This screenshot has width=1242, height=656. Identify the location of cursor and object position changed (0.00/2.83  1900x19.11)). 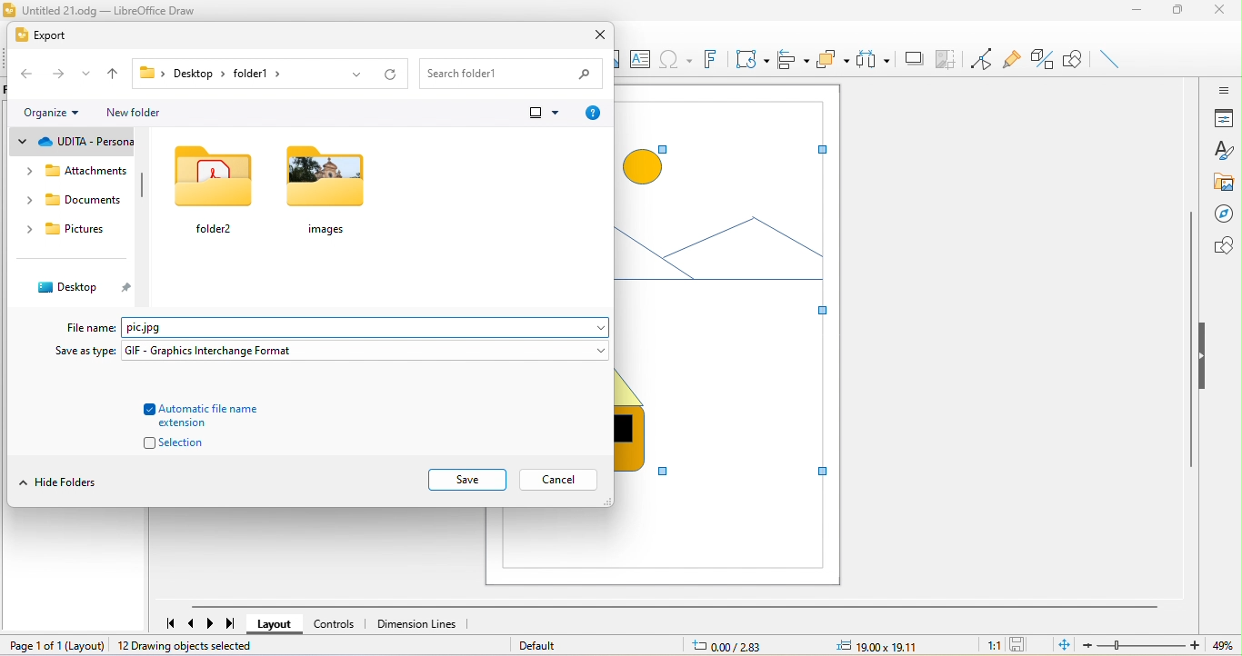
(814, 646).